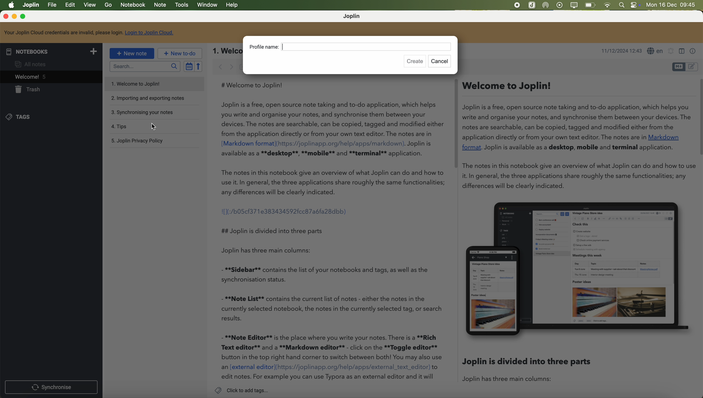 The image size is (703, 398). What do you see at coordinates (574, 5) in the screenshot?
I see `screen` at bounding box center [574, 5].